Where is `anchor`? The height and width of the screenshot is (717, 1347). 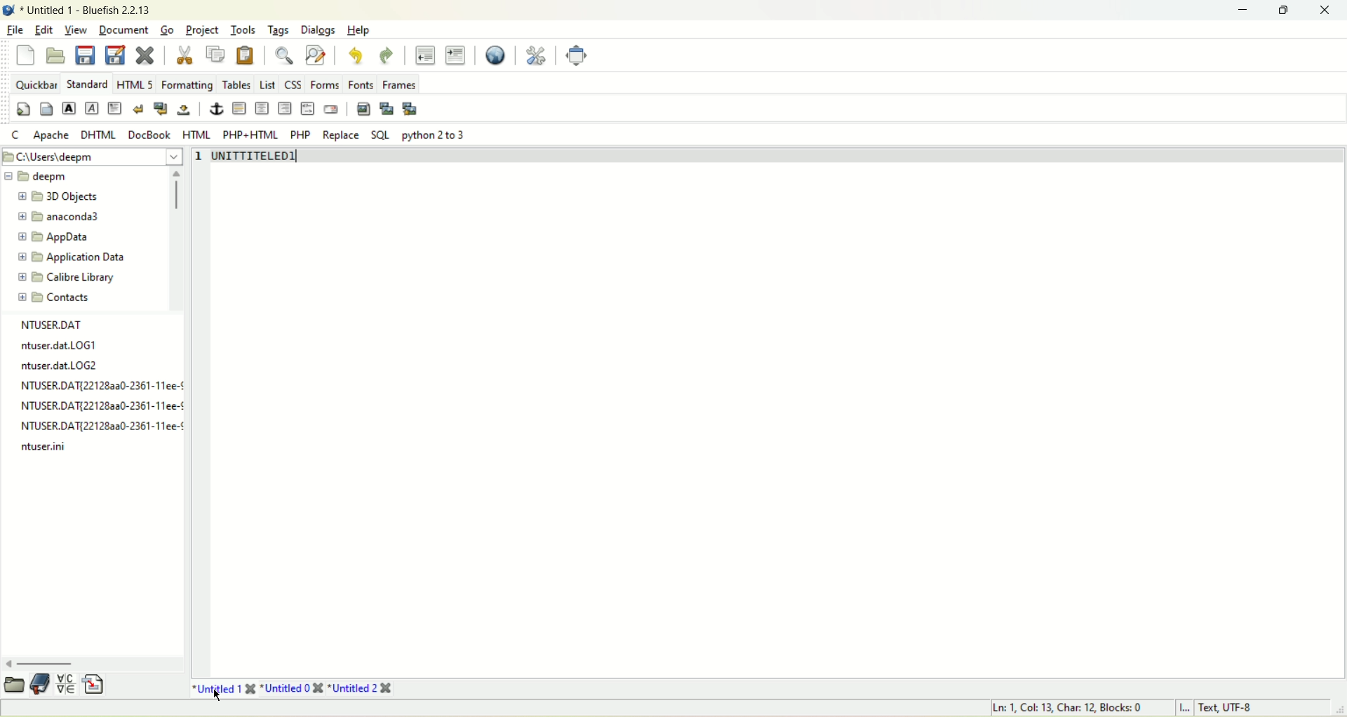 anchor is located at coordinates (215, 109).